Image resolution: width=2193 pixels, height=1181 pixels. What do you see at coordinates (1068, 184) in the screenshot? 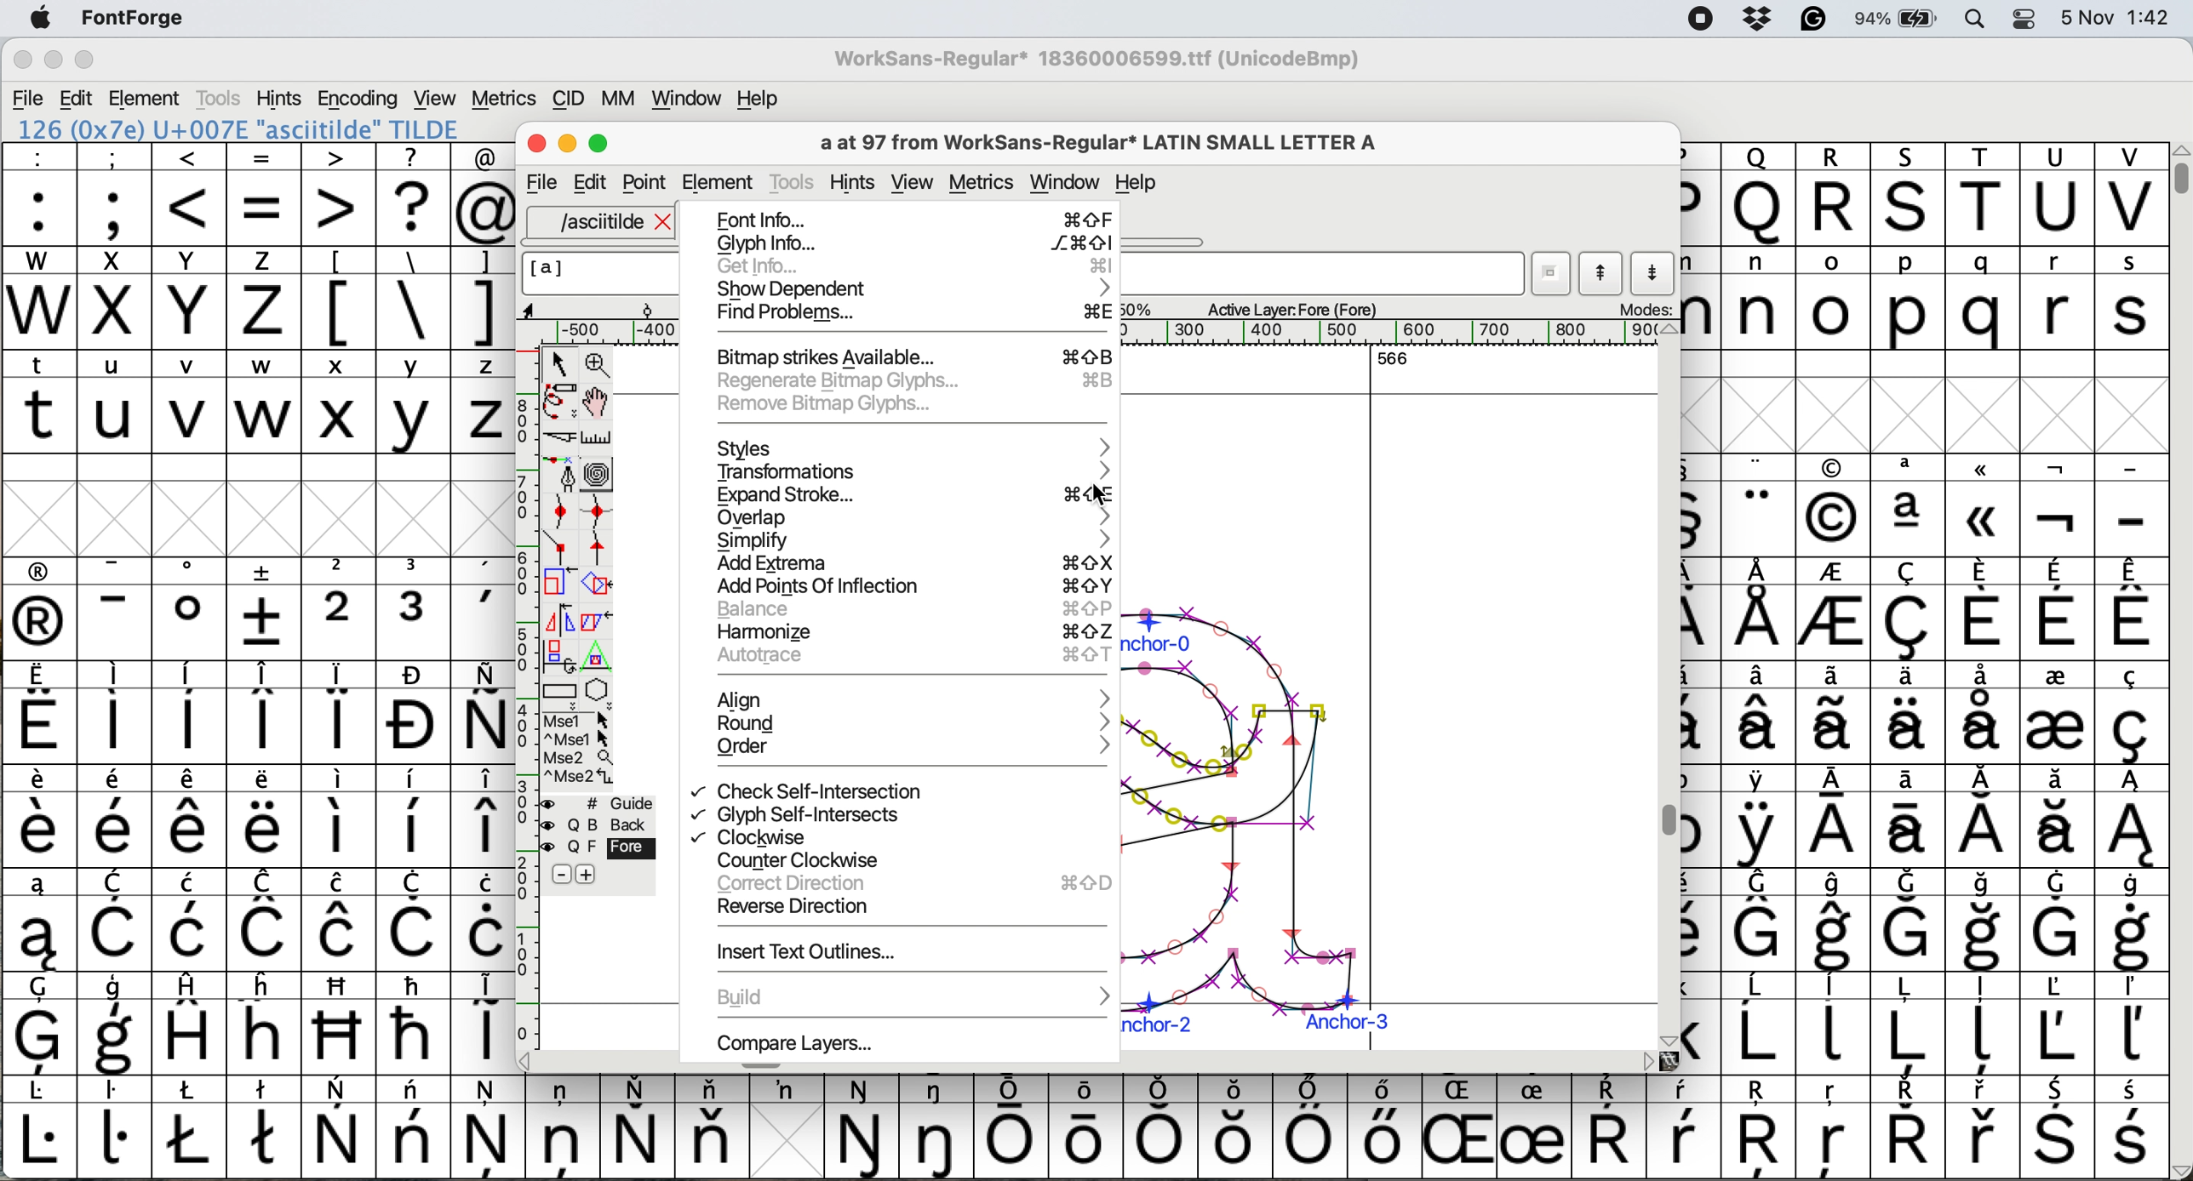
I see `window` at bounding box center [1068, 184].